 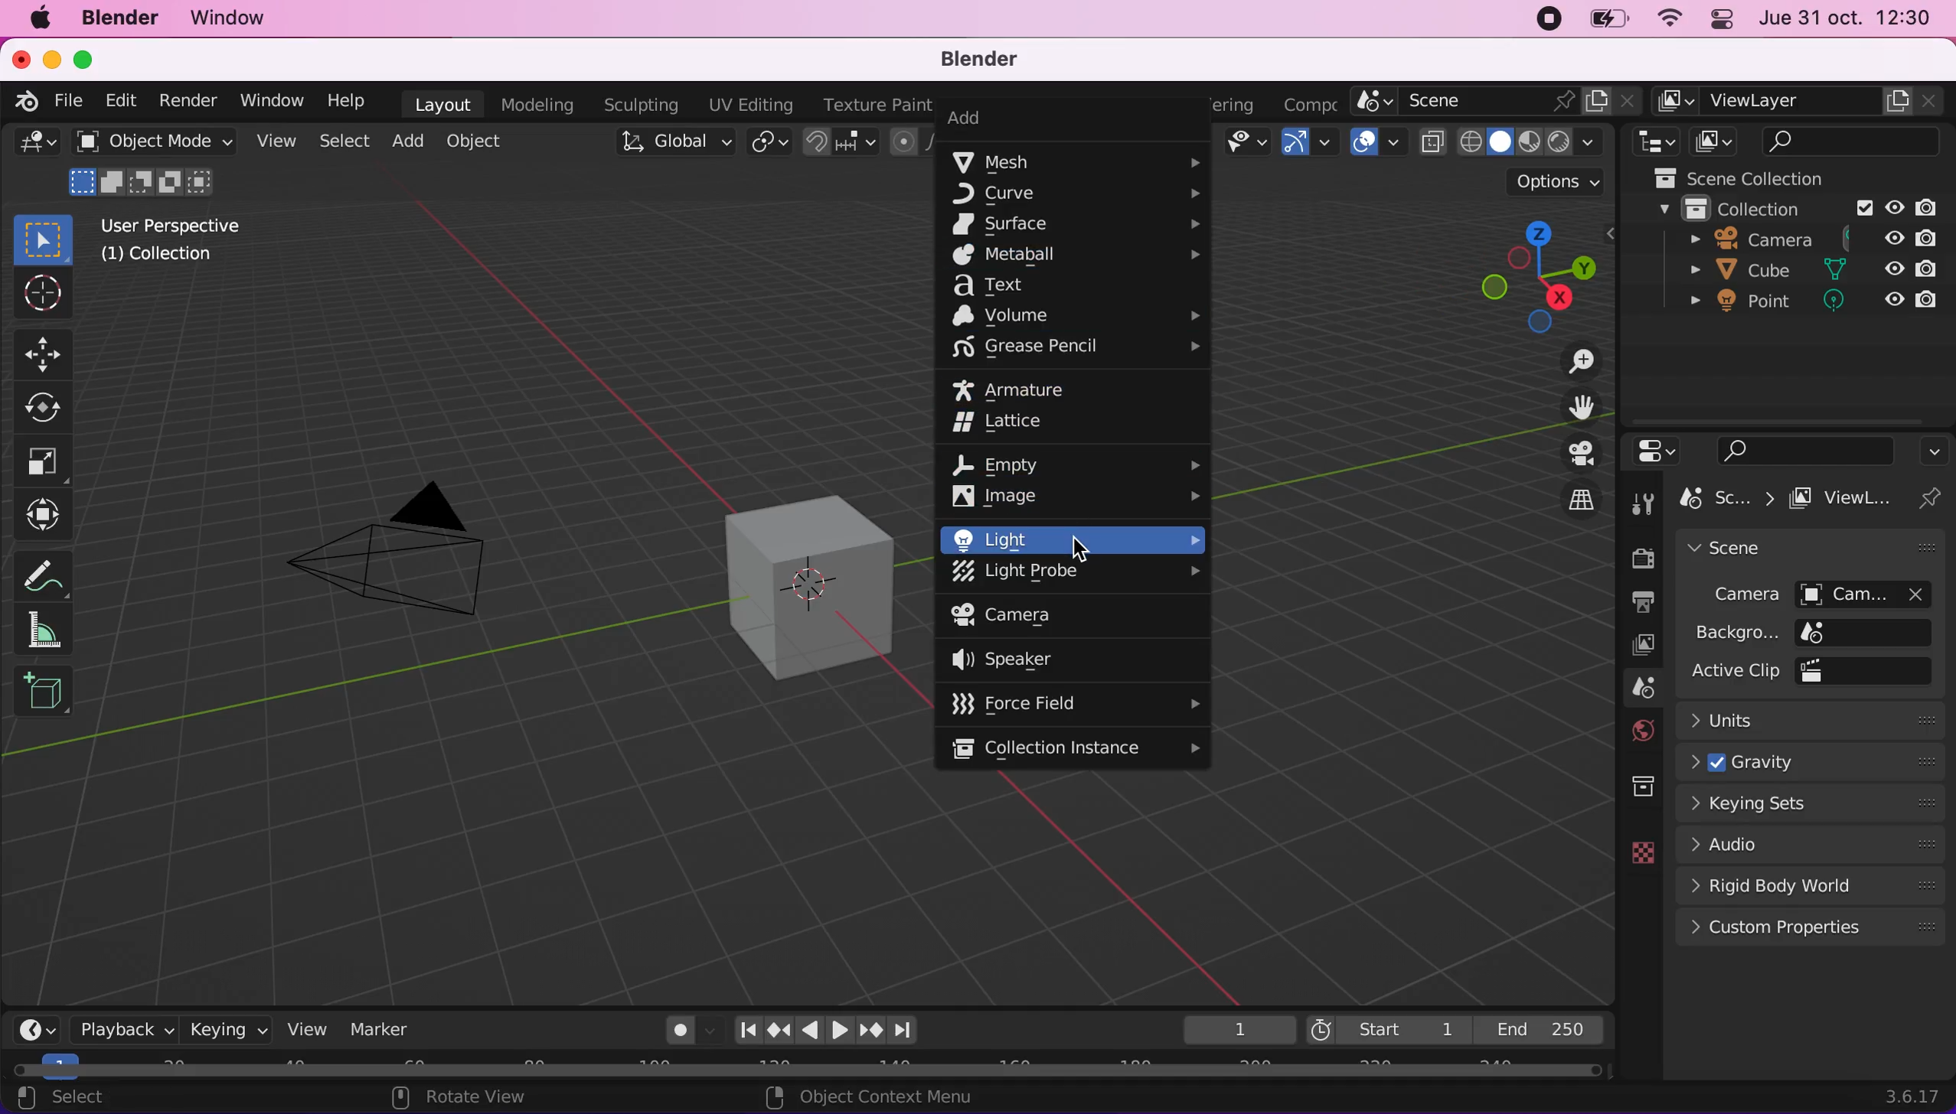 What do you see at coordinates (1716, 142) in the screenshot?
I see `display view` at bounding box center [1716, 142].